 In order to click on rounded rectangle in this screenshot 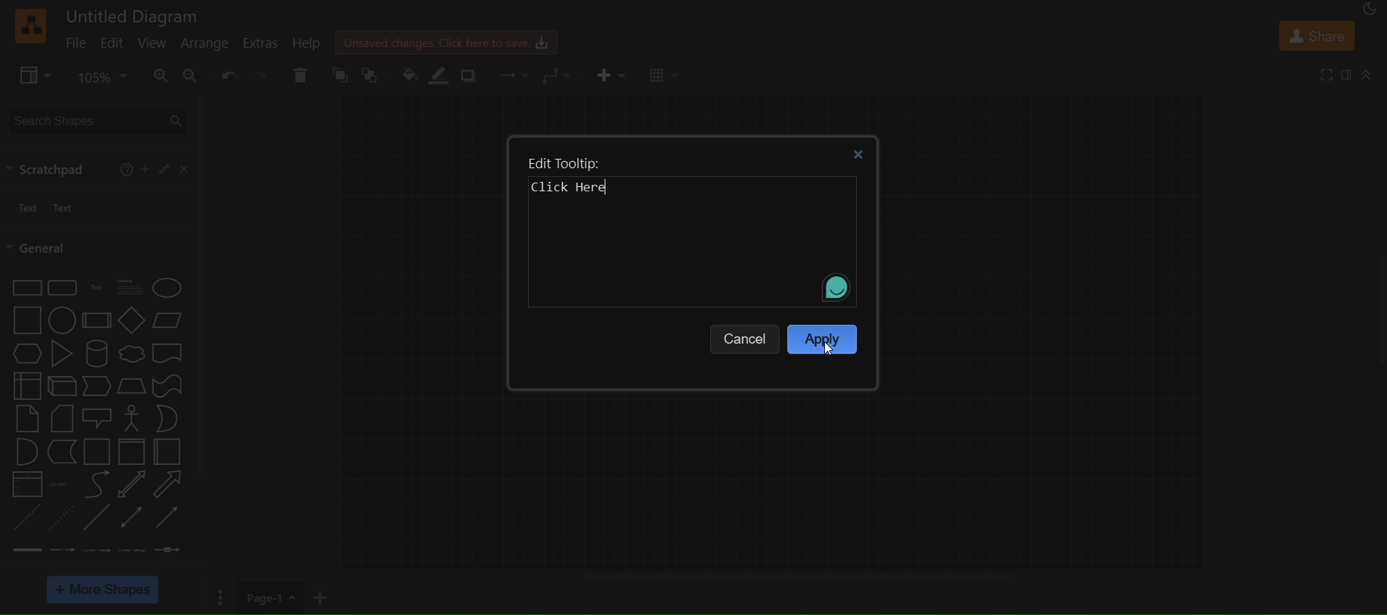, I will do `click(61, 287)`.